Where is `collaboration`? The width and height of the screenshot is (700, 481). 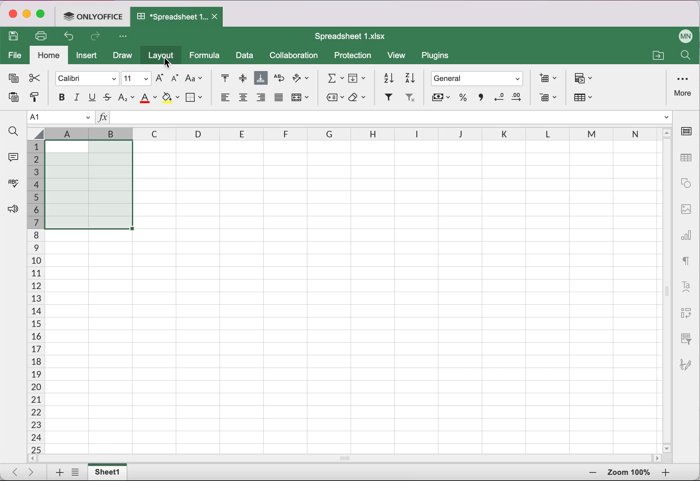
collaboration is located at coordinates (297, 56).